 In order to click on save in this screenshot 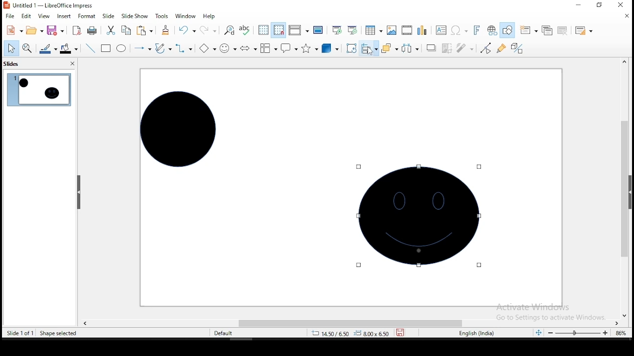, I will do `click(55, 31)`.